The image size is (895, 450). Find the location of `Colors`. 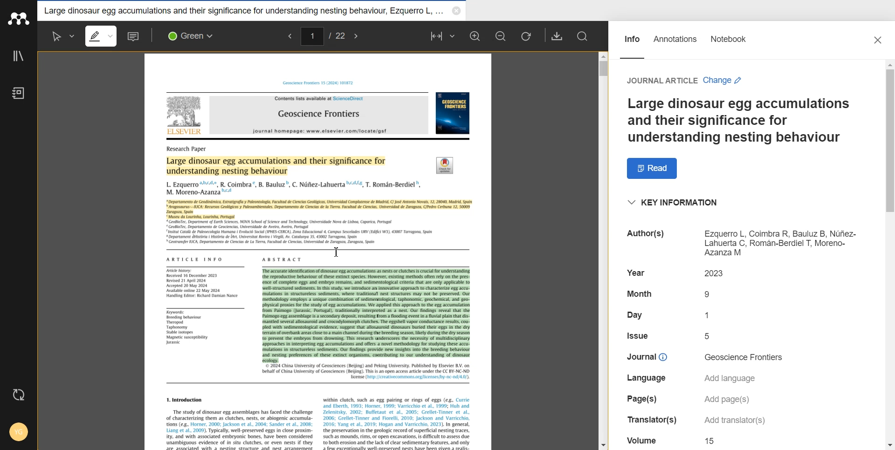

Colors is located at coordinates (193, 36).